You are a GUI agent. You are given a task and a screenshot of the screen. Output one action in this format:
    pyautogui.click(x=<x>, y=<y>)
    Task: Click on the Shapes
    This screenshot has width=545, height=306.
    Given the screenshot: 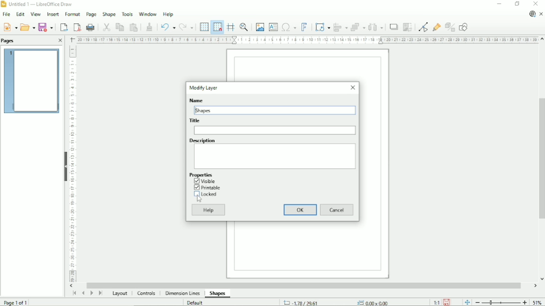 What is the action you would take?
    pyautogui.click(x=218, y=294)
    